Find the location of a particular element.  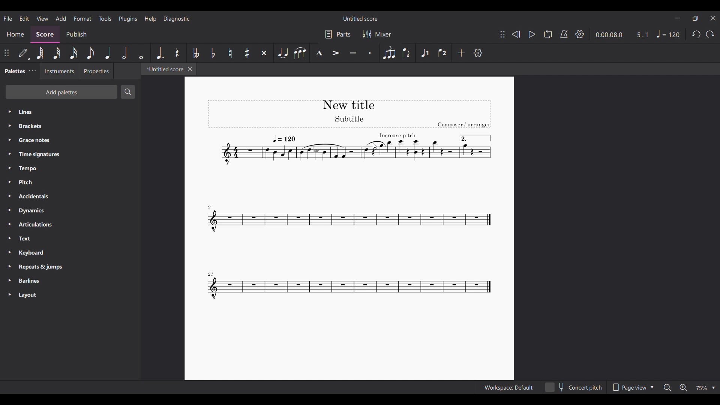

Marcato is located at coordinates (318, 53).